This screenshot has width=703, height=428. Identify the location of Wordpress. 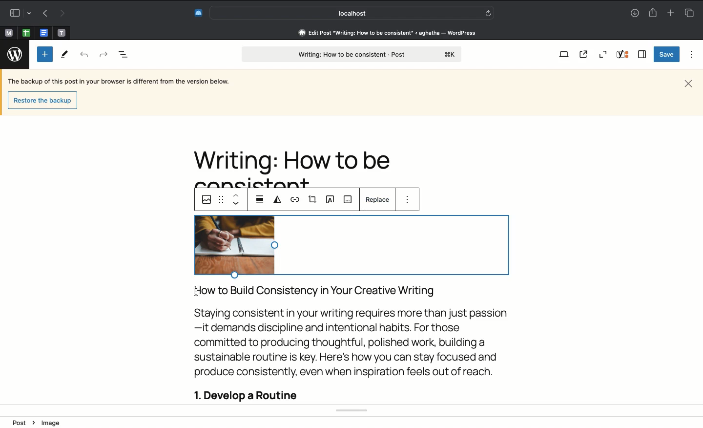
(17, 54).